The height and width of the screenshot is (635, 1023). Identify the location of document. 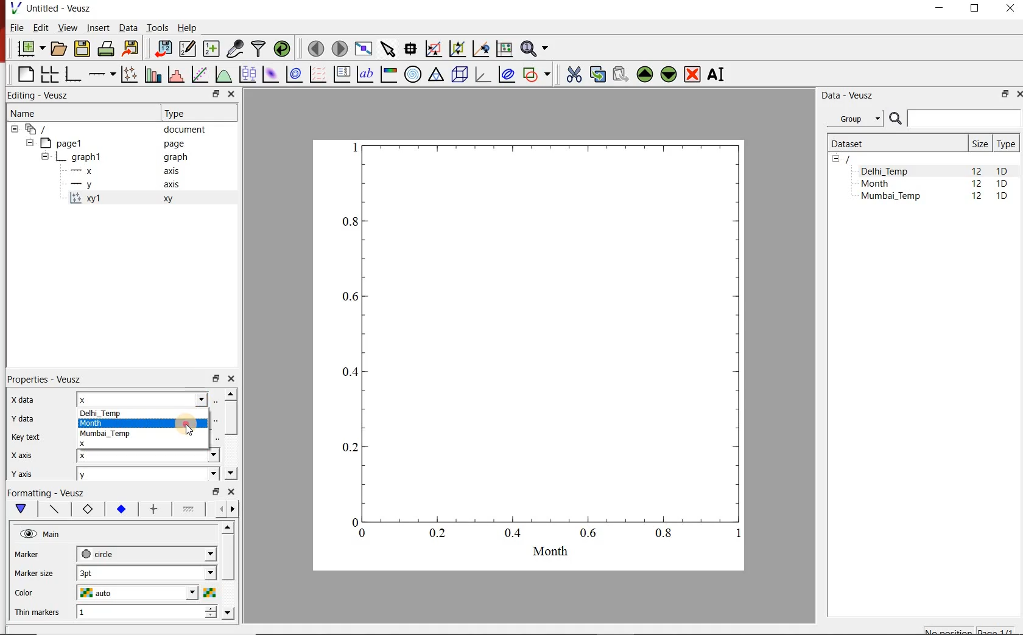
(111, 128).